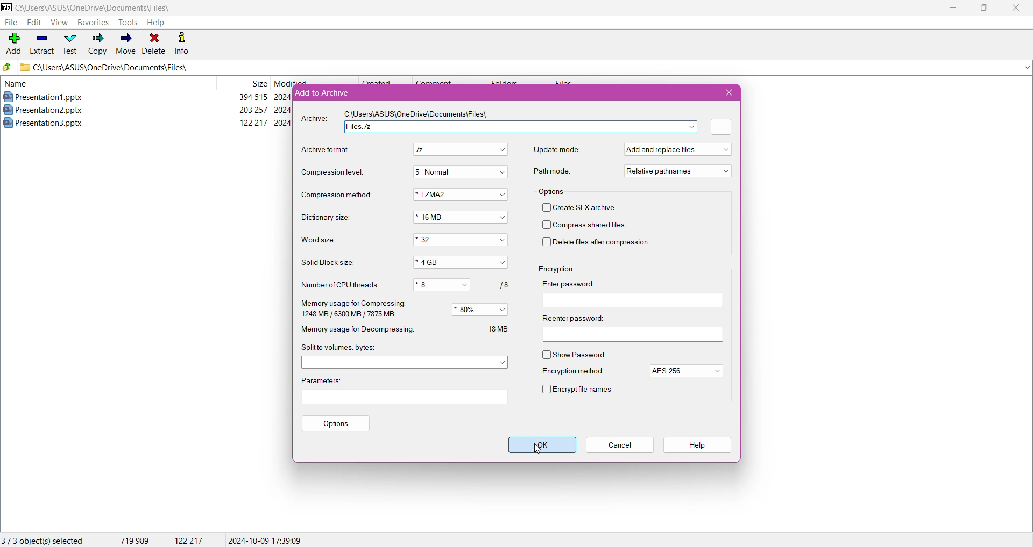 This screenshot has height=547, width=1033. What do you see at coordinates (70, 44) in the screenshot?
I see `Test` at bounding box center [70, 44].